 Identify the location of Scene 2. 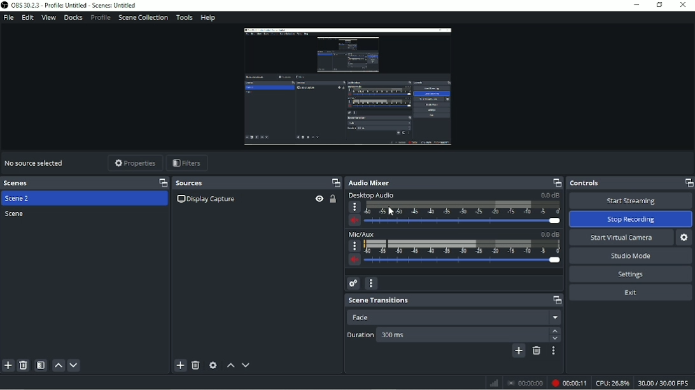
(20, 199).